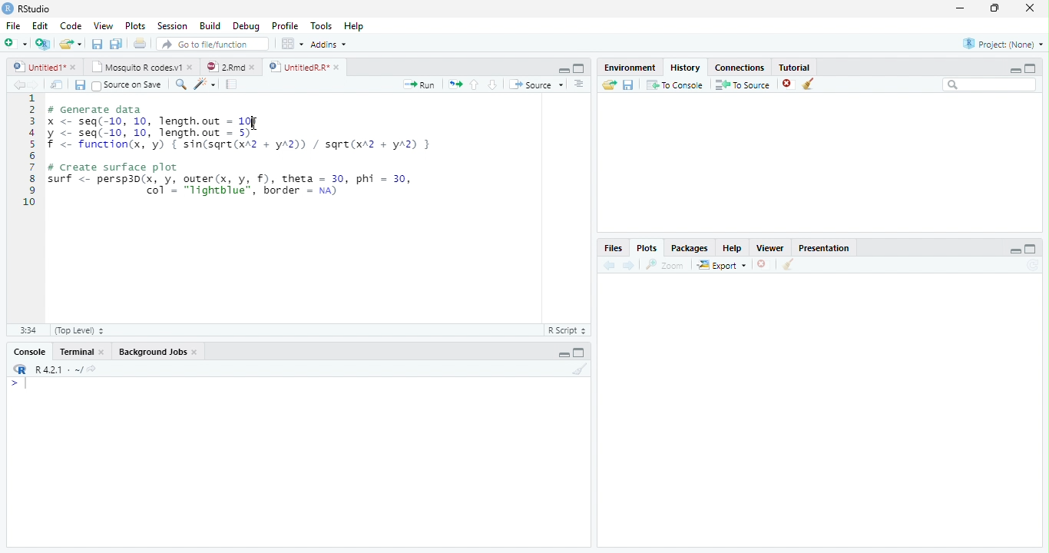 The width and height of the screenshot is (1049, 553). I want to click on Next plot, so click(629, 265).